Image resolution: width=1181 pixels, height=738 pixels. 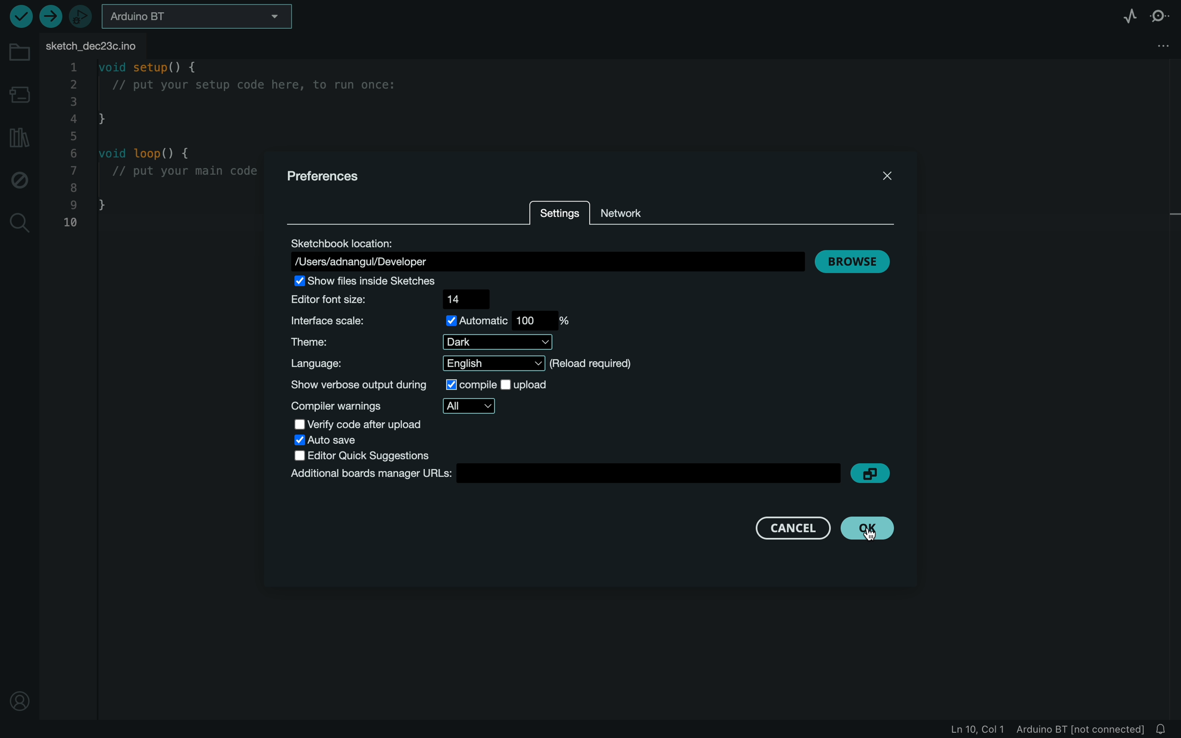 What do you see at coordinates (50, 16) in the screenshot?
I see `upload` at bounding box center [50, 16].